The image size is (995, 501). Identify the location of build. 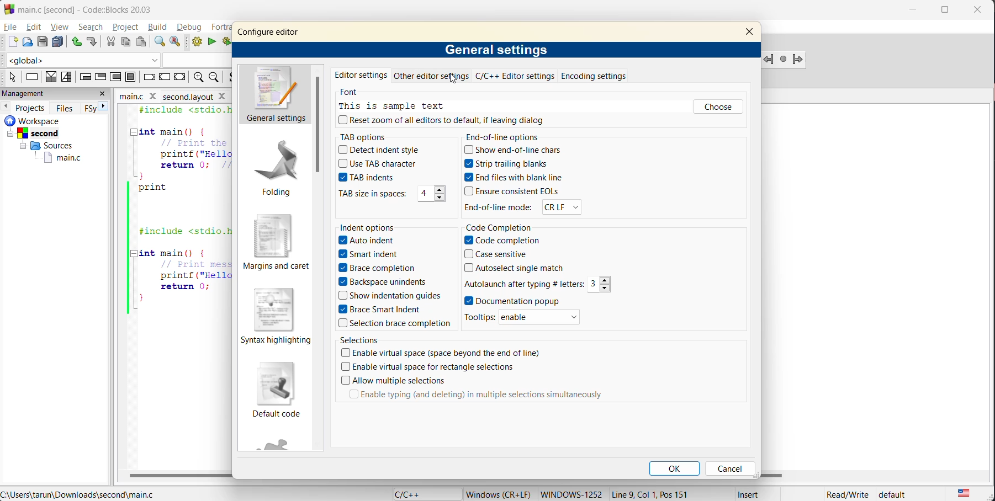
(159, 27).